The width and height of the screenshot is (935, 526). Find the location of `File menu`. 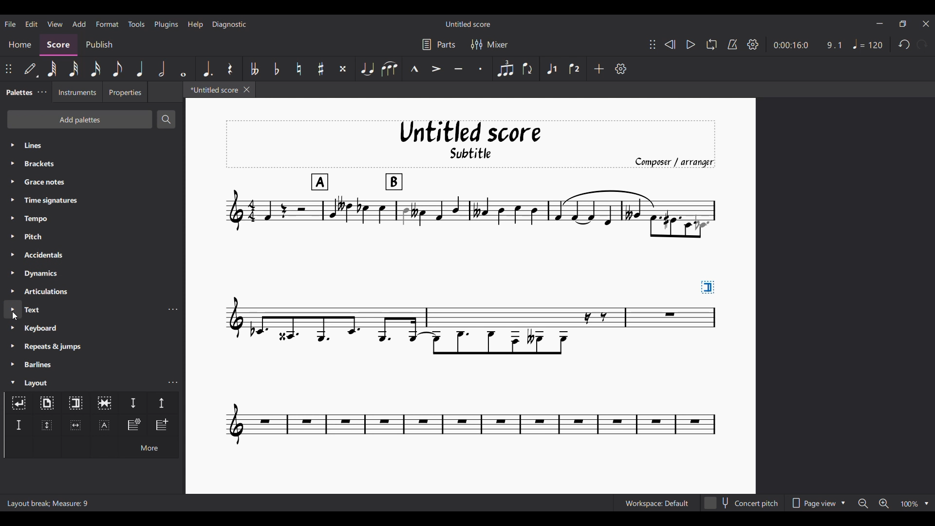

File menu is located at coordinates (10, 24).